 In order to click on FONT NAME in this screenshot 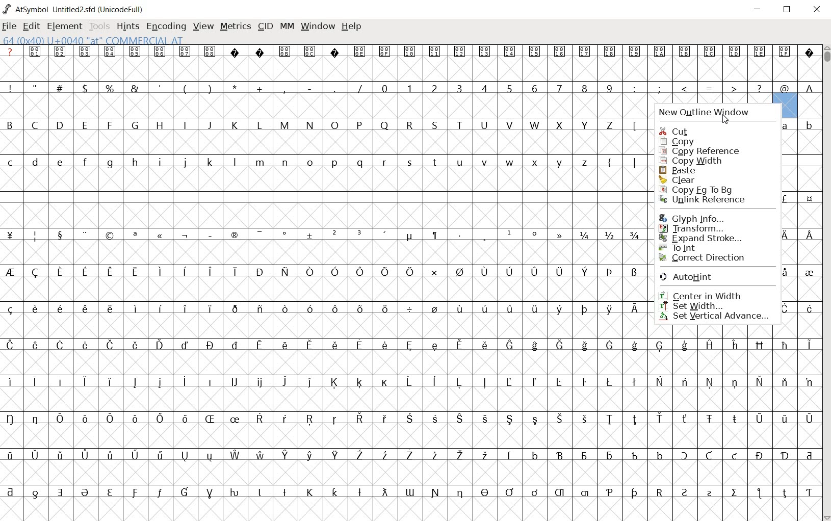, I will do `click(74, 9)`.